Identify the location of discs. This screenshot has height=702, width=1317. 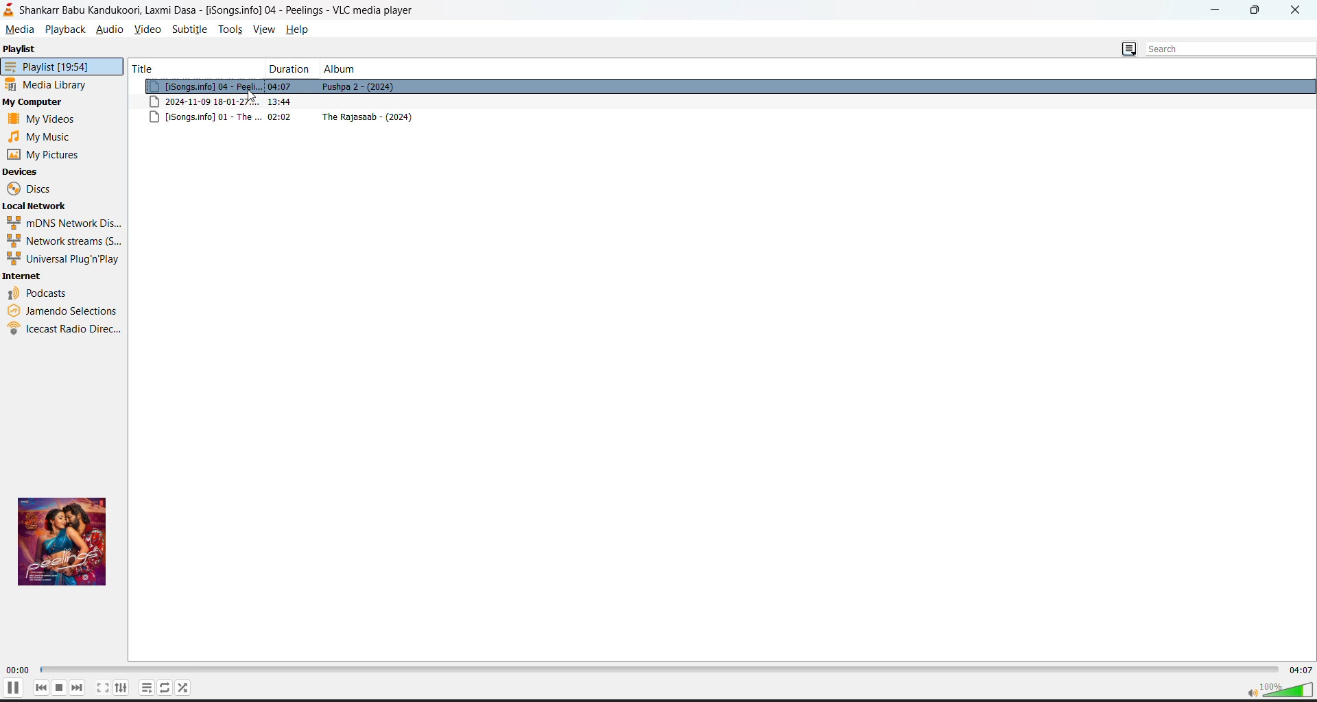
(41, 190).